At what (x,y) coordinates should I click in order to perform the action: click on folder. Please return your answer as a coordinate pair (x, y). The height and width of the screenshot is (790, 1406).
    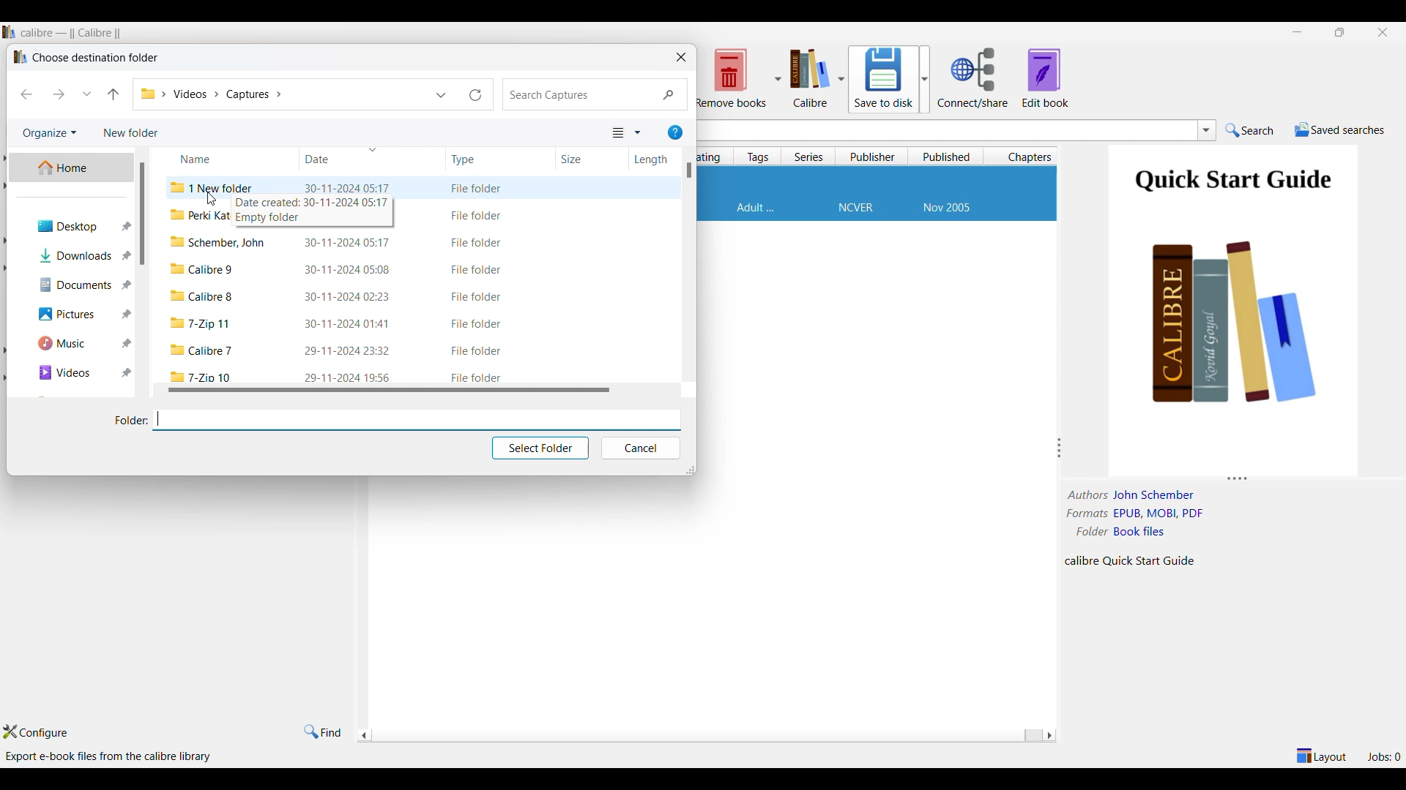
    Looking at the image, I should click on (202, 268).